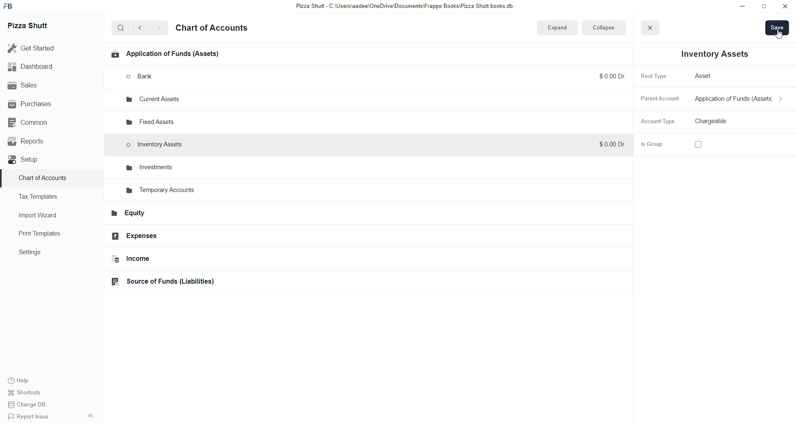  What do you see at coordinates (608, 76) in the screenshot?
I see `$0.00 Dr.` at bounding box center [608, 76].